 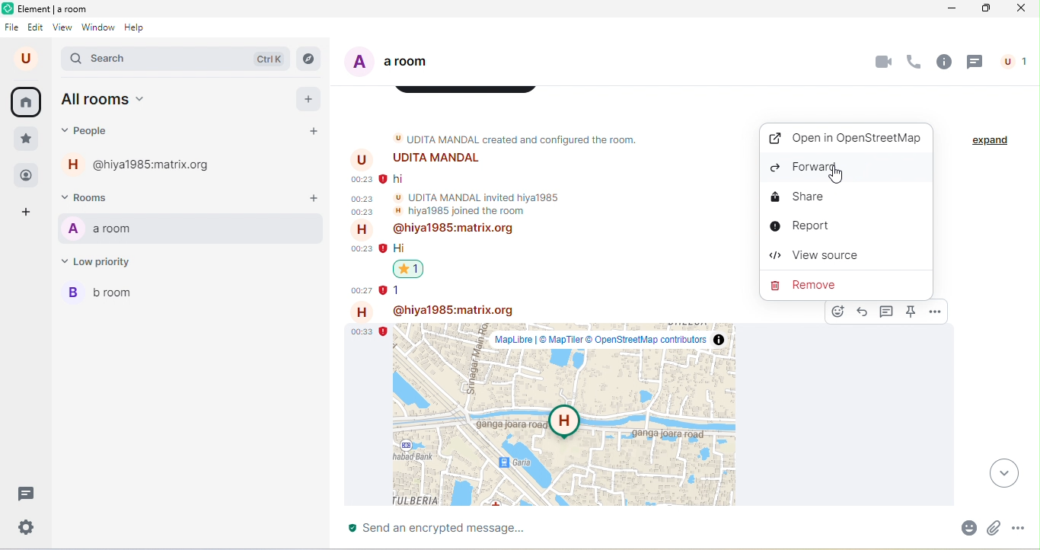 What do you see at coordinates (1019, 526) in the screenshot?
I see `more options` at bounding box center [1019, 526].